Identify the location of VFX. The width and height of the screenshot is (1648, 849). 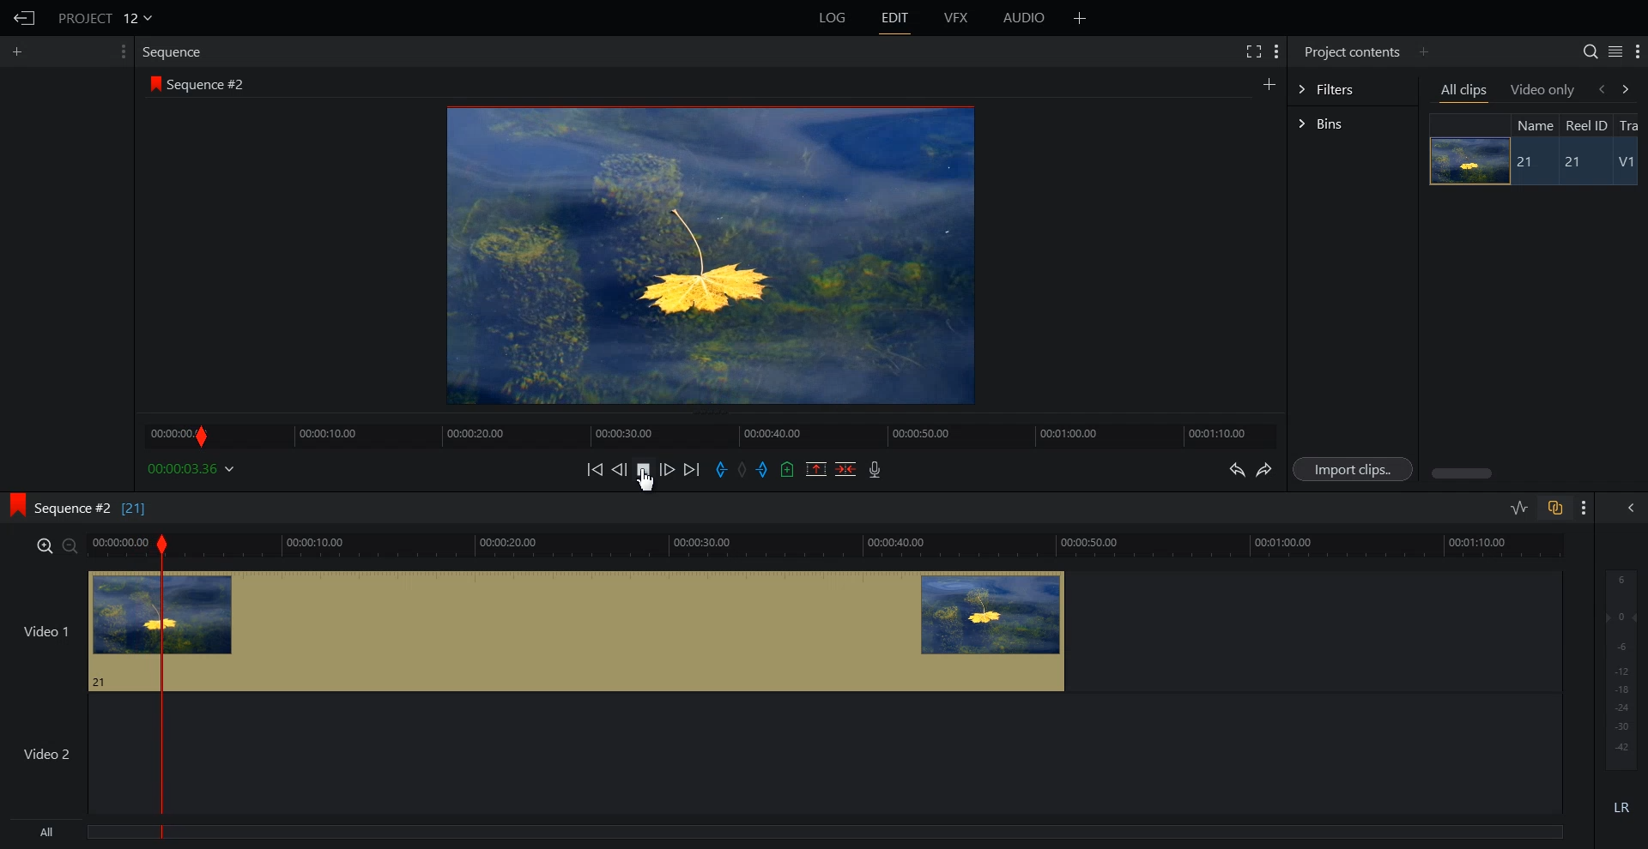
(957, 18).